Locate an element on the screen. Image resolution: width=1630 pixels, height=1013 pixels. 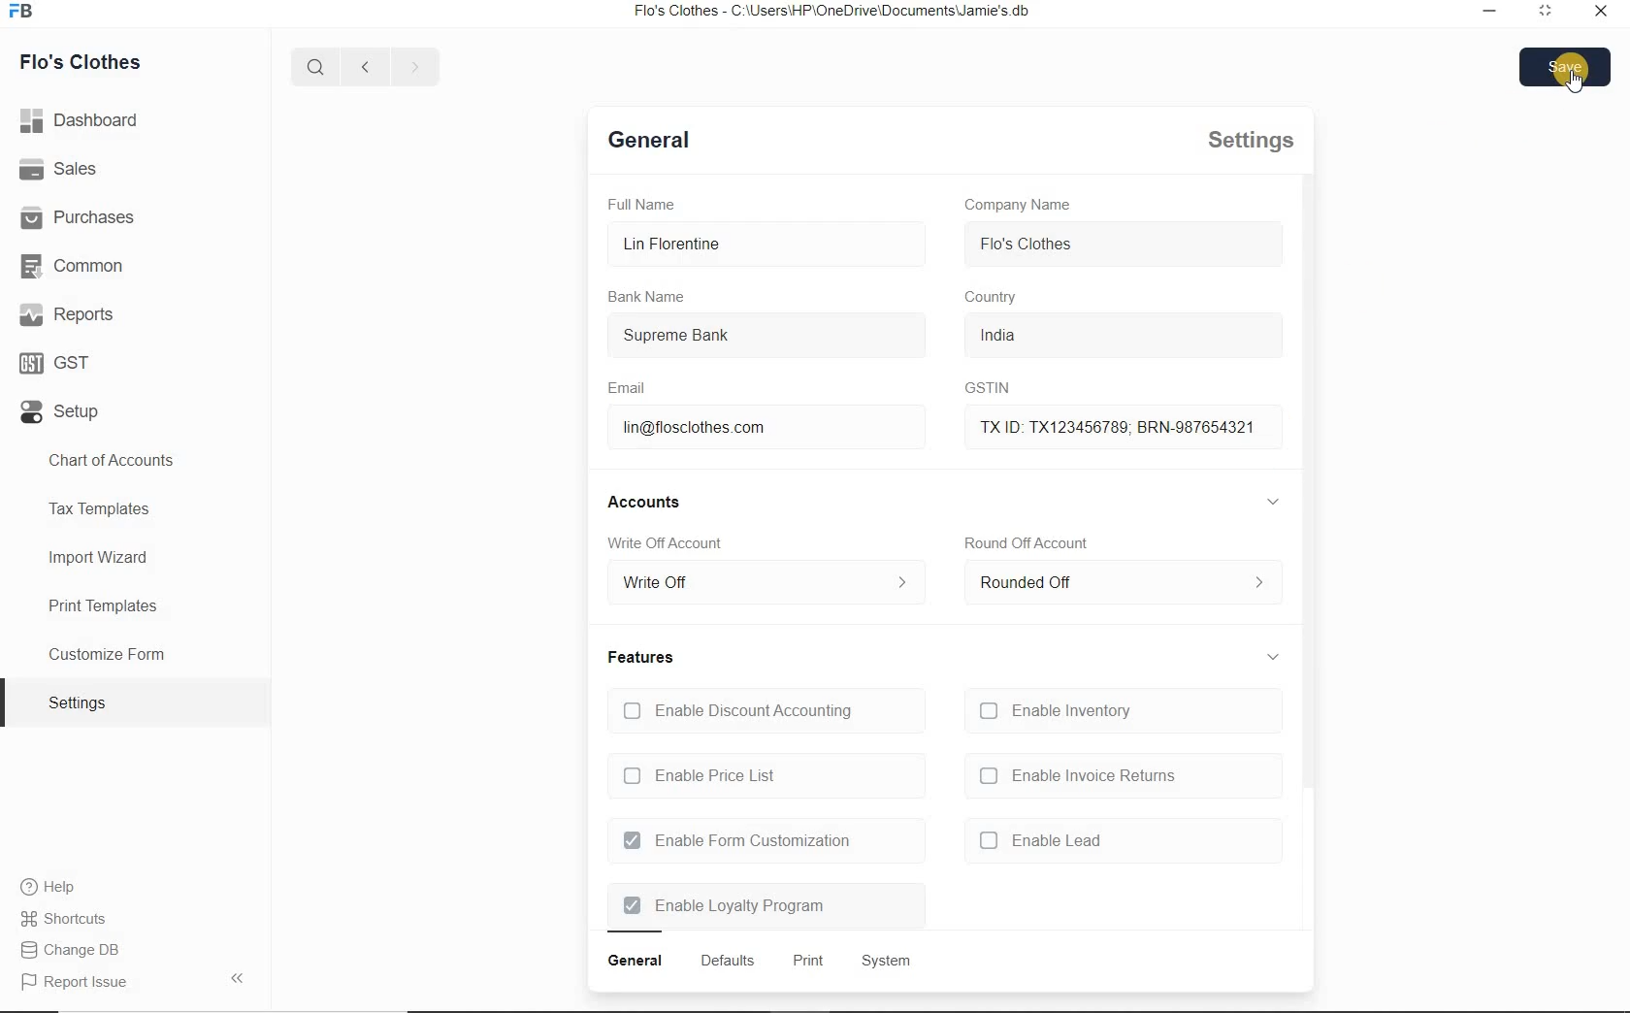
settings is located at coordinates (1243, 142).